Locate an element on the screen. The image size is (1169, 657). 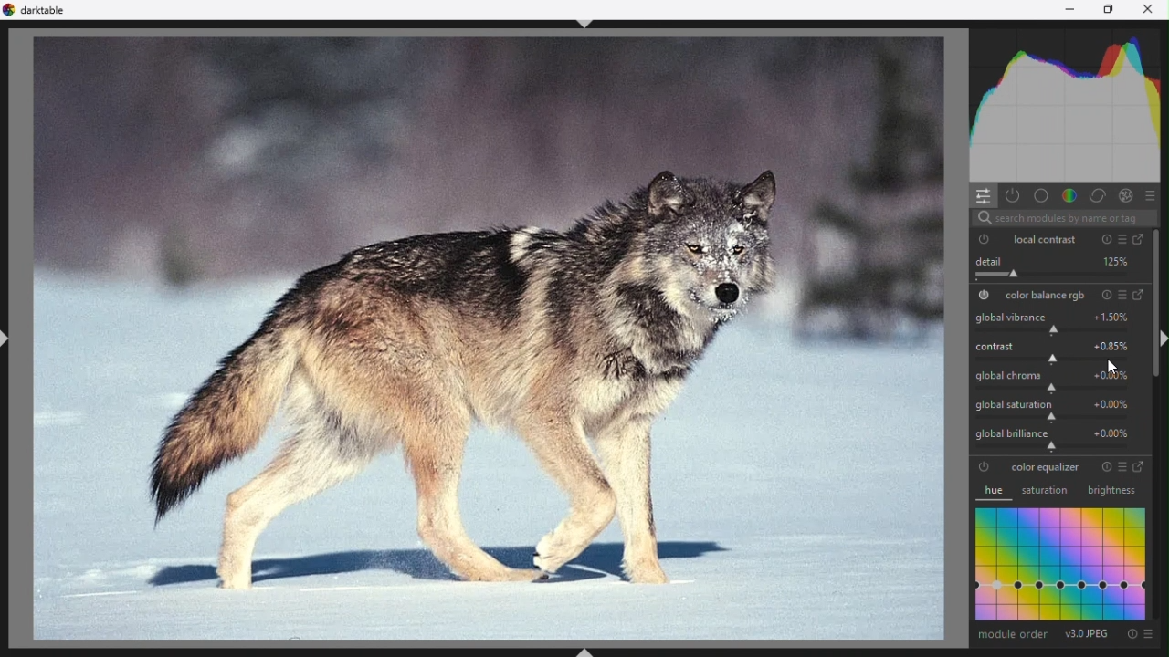
color balance RGB is located at coordinates (1045, 295).